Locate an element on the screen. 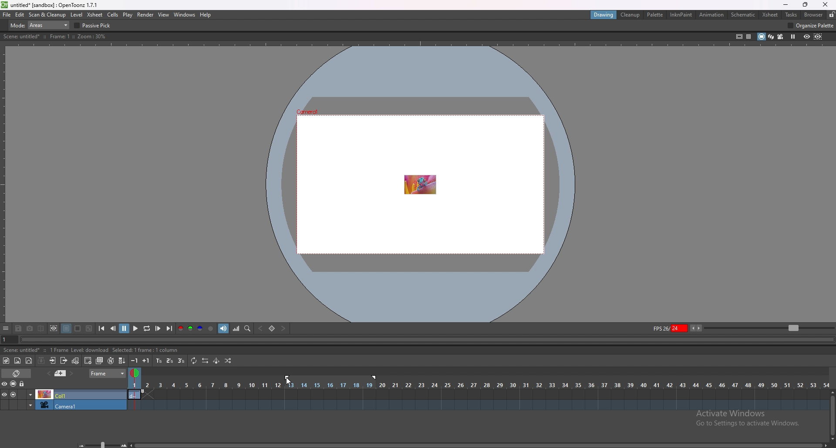 This screenshot has height=448, width=836. fps is located at coordinates (678, 328).